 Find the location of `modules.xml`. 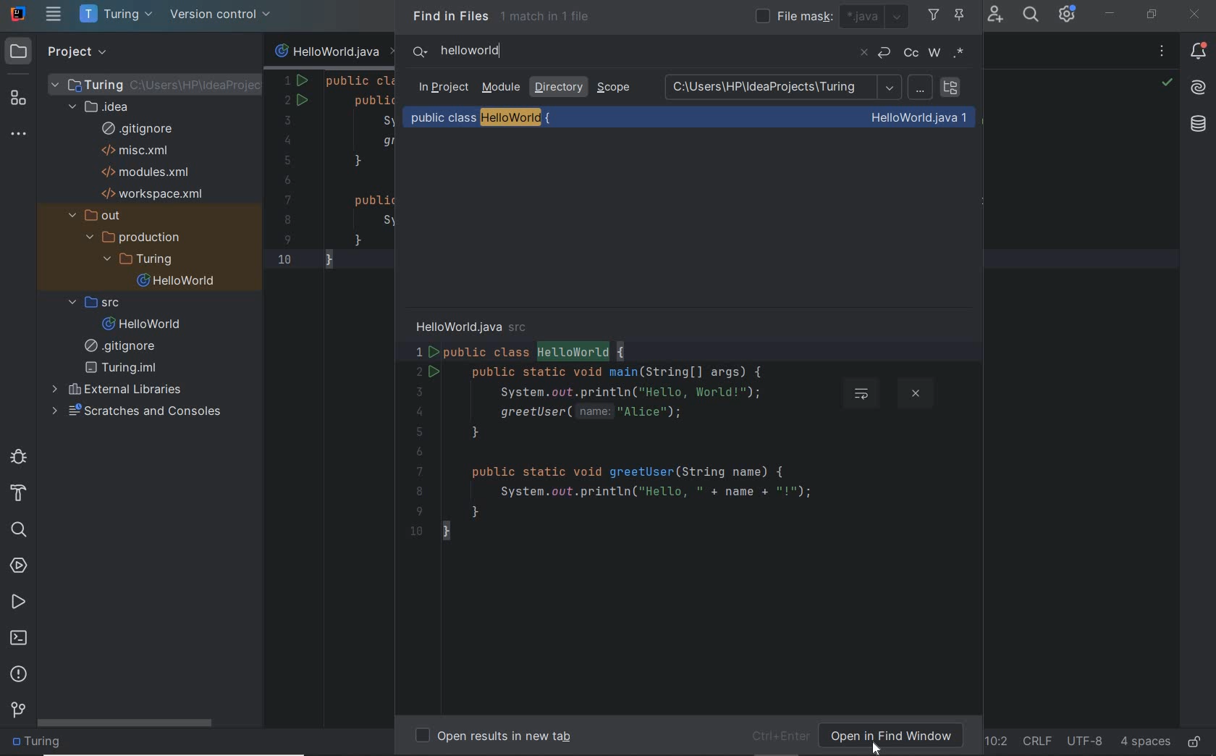

modules.xml is located at coordinates (145, 172).